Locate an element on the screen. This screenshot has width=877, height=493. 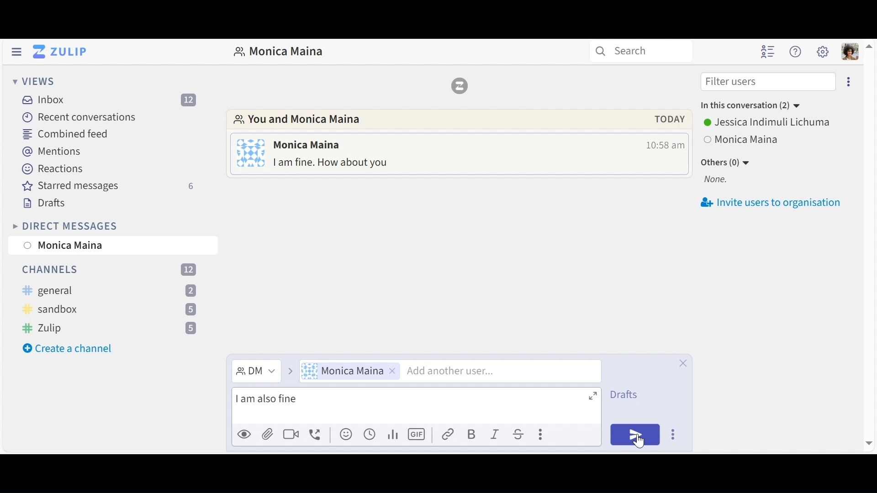
Compose message is located at coordinates (417, 404).